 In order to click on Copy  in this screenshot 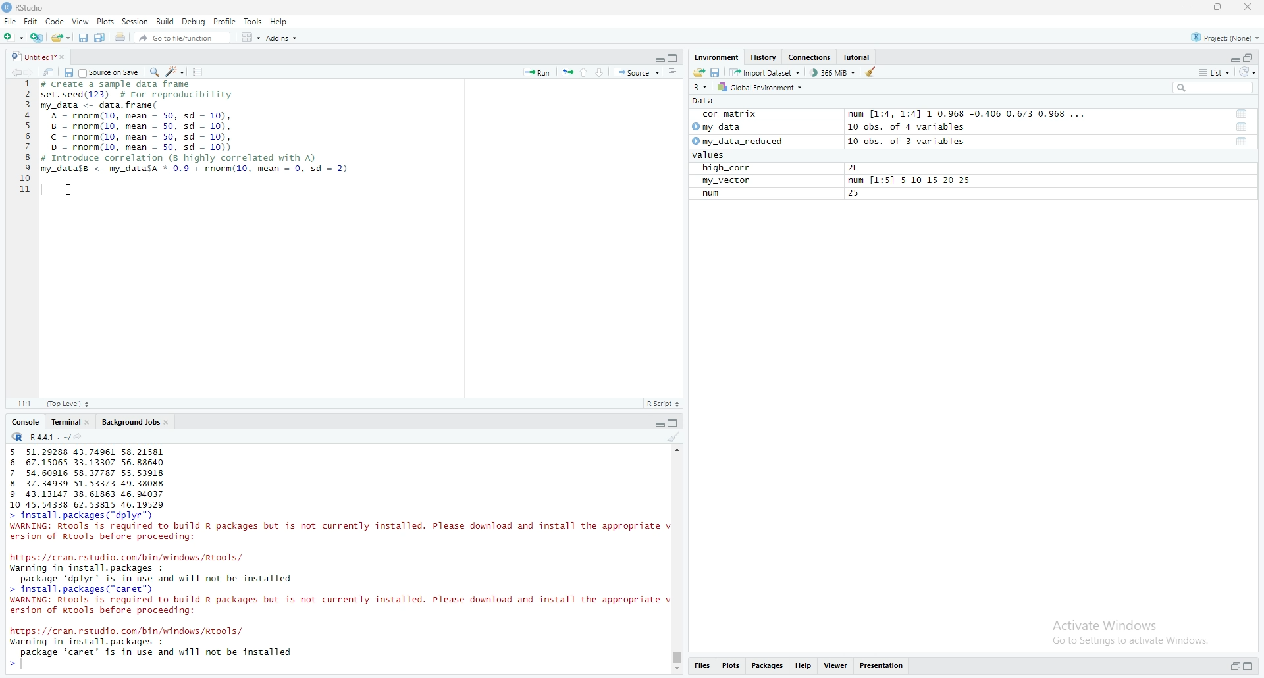, I will do `click(100, 38)`.